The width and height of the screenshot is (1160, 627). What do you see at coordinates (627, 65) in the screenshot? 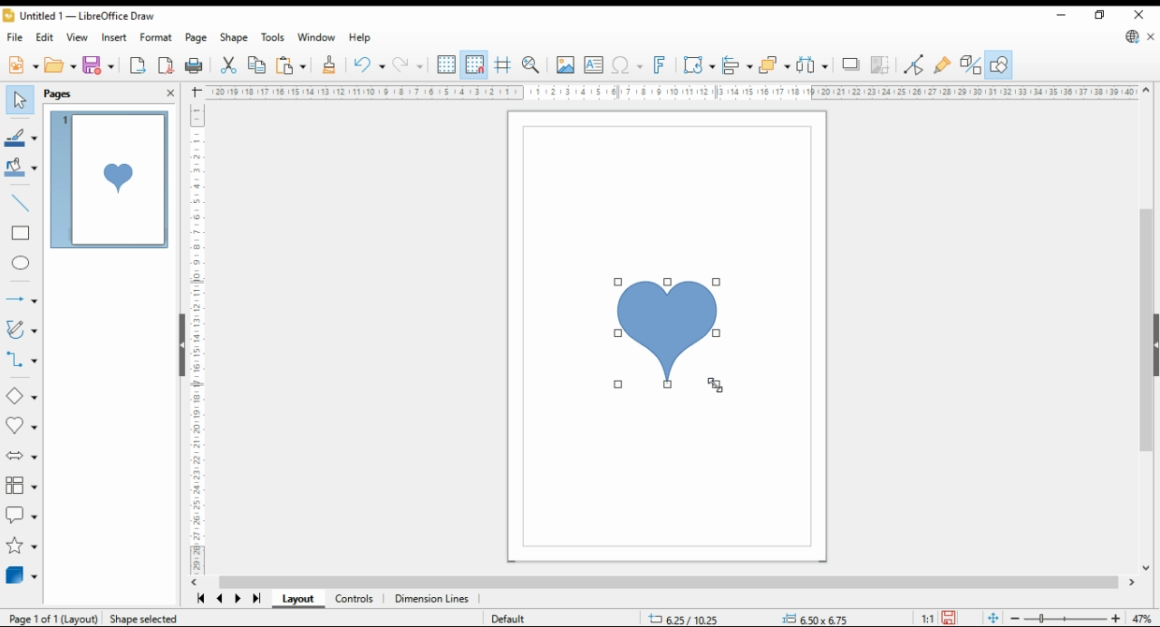
I see `insert special symbol` at bounding box center [627, 65].